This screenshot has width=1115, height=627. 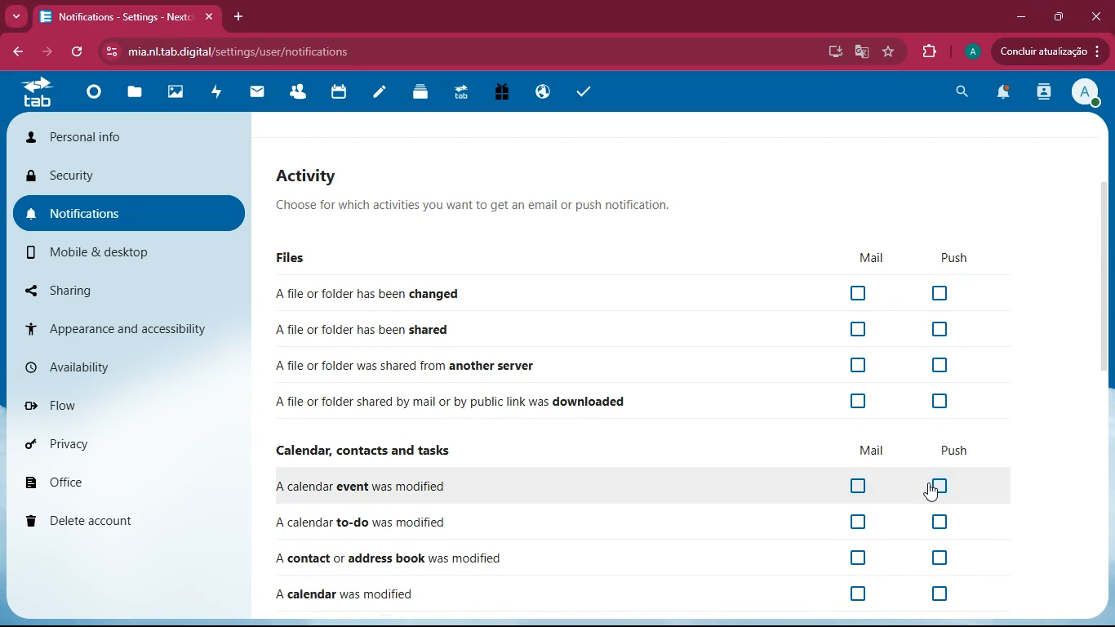 I want to click on Notifications - Settings - Nextcloud, so click(x=127, y=16).